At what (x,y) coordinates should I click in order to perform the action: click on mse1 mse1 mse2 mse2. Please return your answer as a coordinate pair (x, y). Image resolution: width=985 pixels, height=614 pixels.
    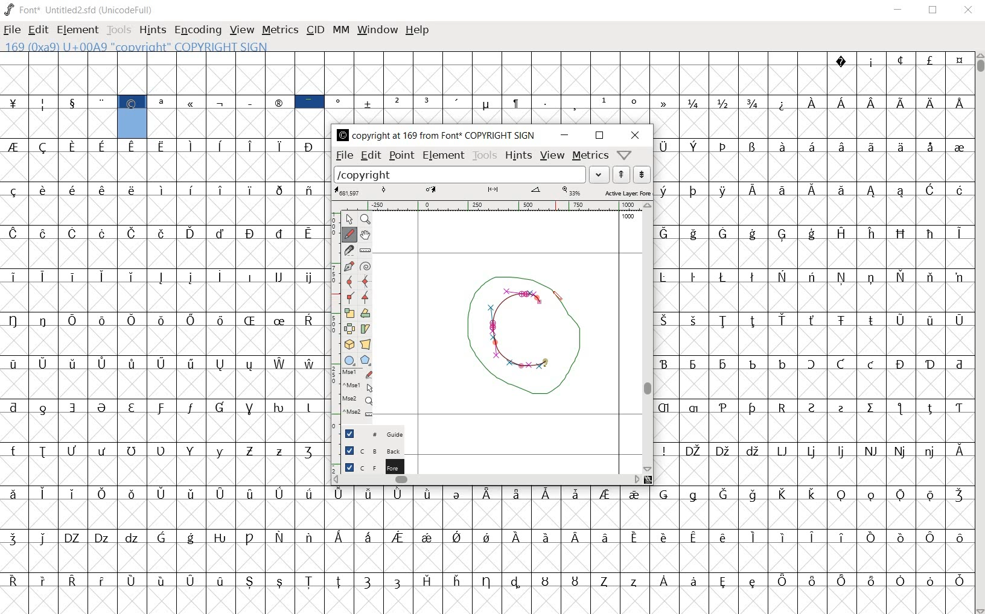
    Looking at the image, I should click on (355, 394).